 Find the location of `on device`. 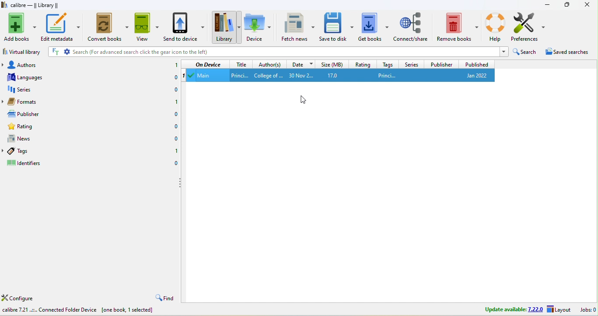

on device is located at coordinates (208, 64).